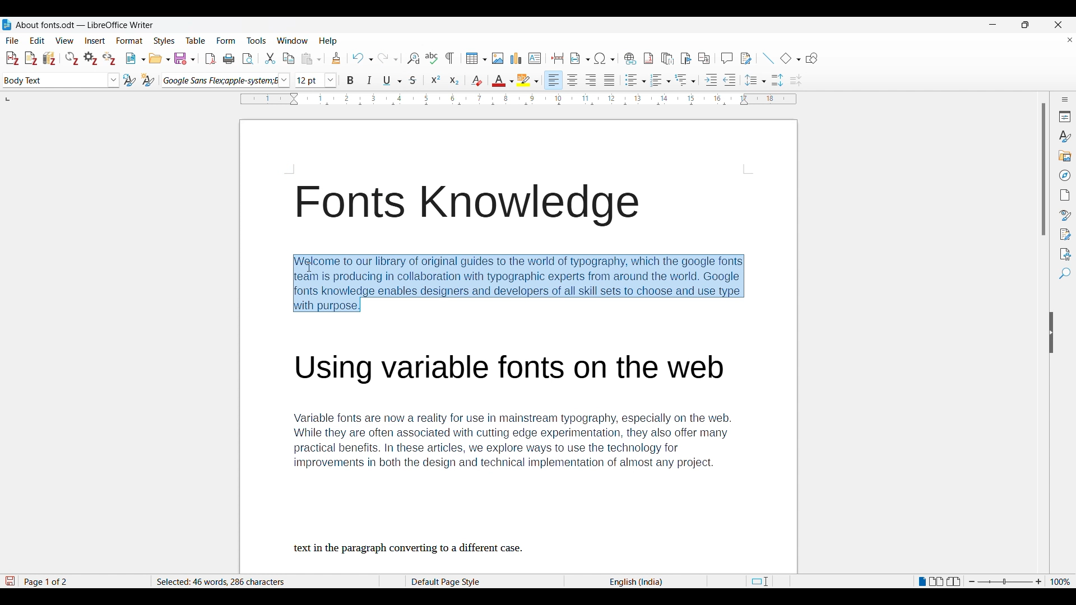  What do you see at coordinates (293, 41) in the screenshot?
I see `Window menu` at bounding box center [293, 41].